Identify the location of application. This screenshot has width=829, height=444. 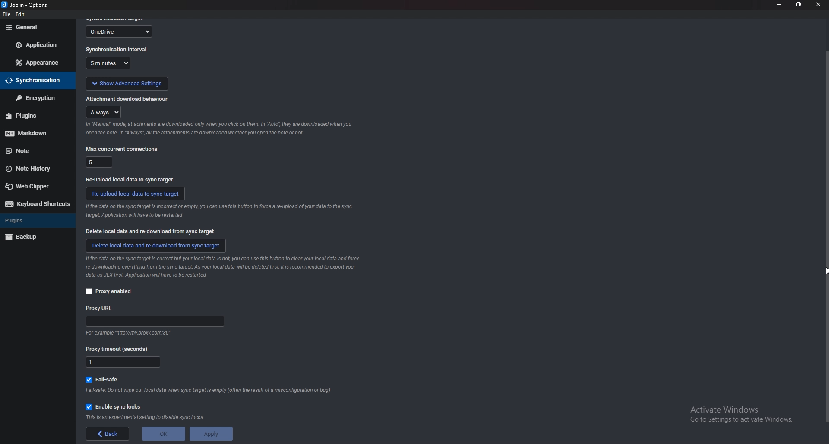
(38, 46).